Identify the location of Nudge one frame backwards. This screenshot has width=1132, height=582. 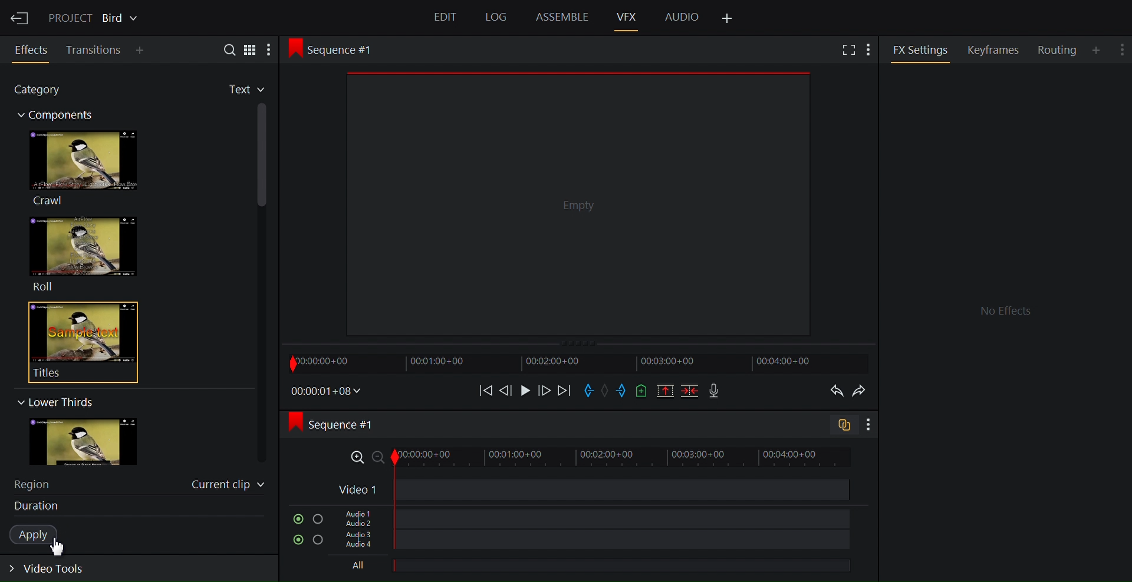
(506, 389).